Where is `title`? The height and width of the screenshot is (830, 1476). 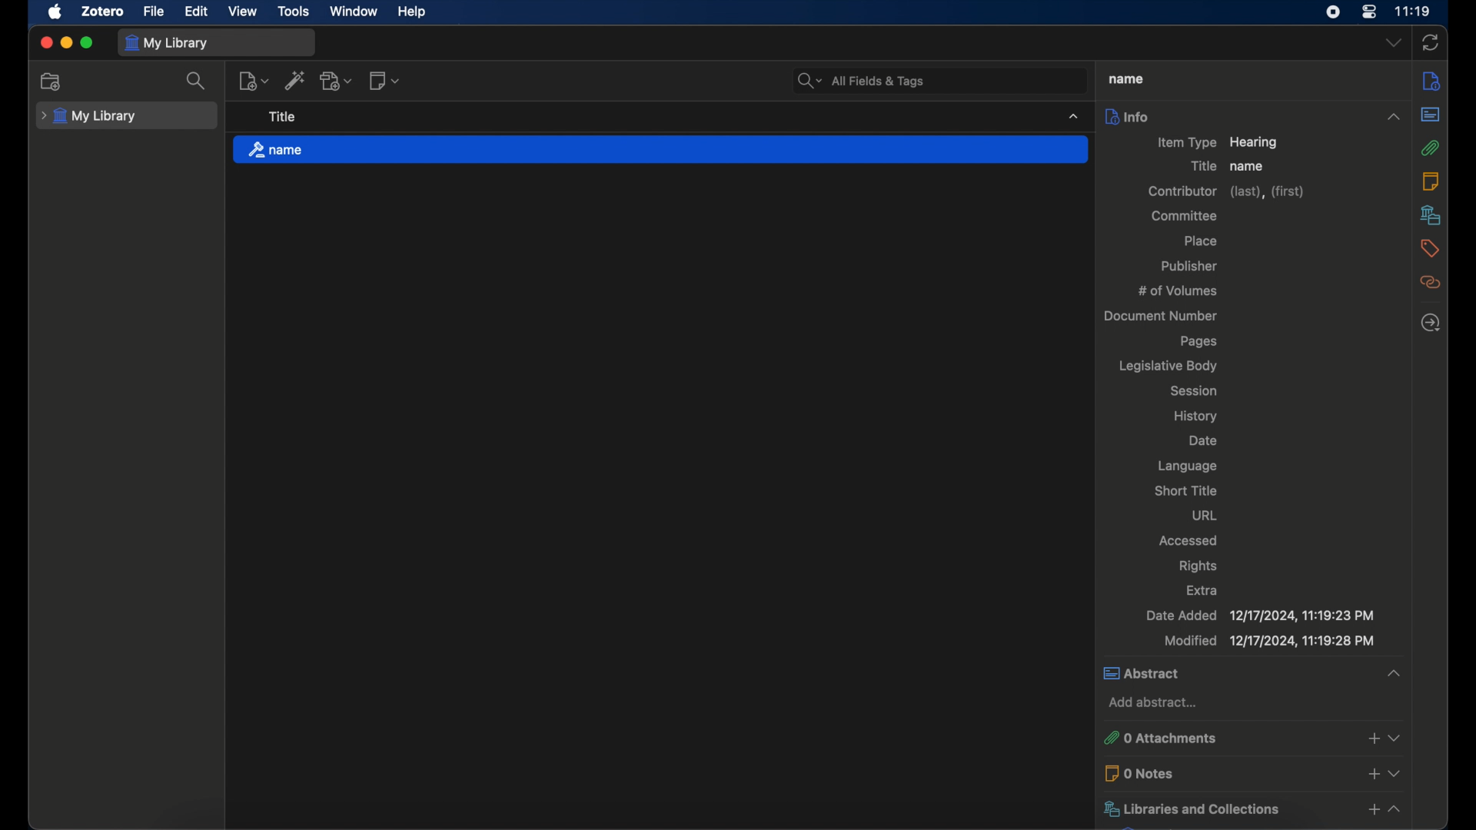 title is located at coordinates (1201, 166).